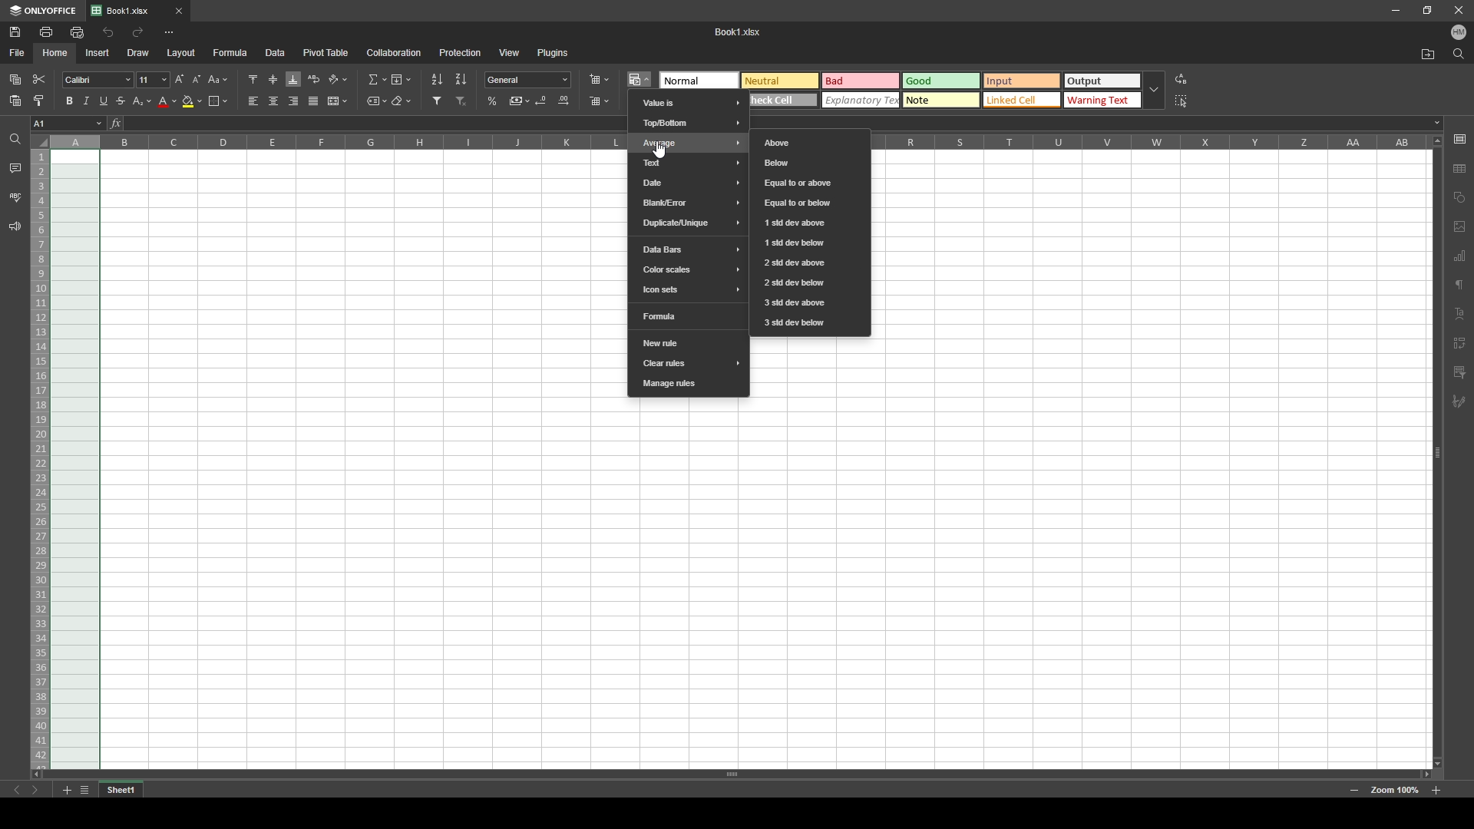 The image size is (1474, 829). What do you see at coordinates (1152, 461) in the screenshot?
I see `cells` at bounding box center [1152, 461].